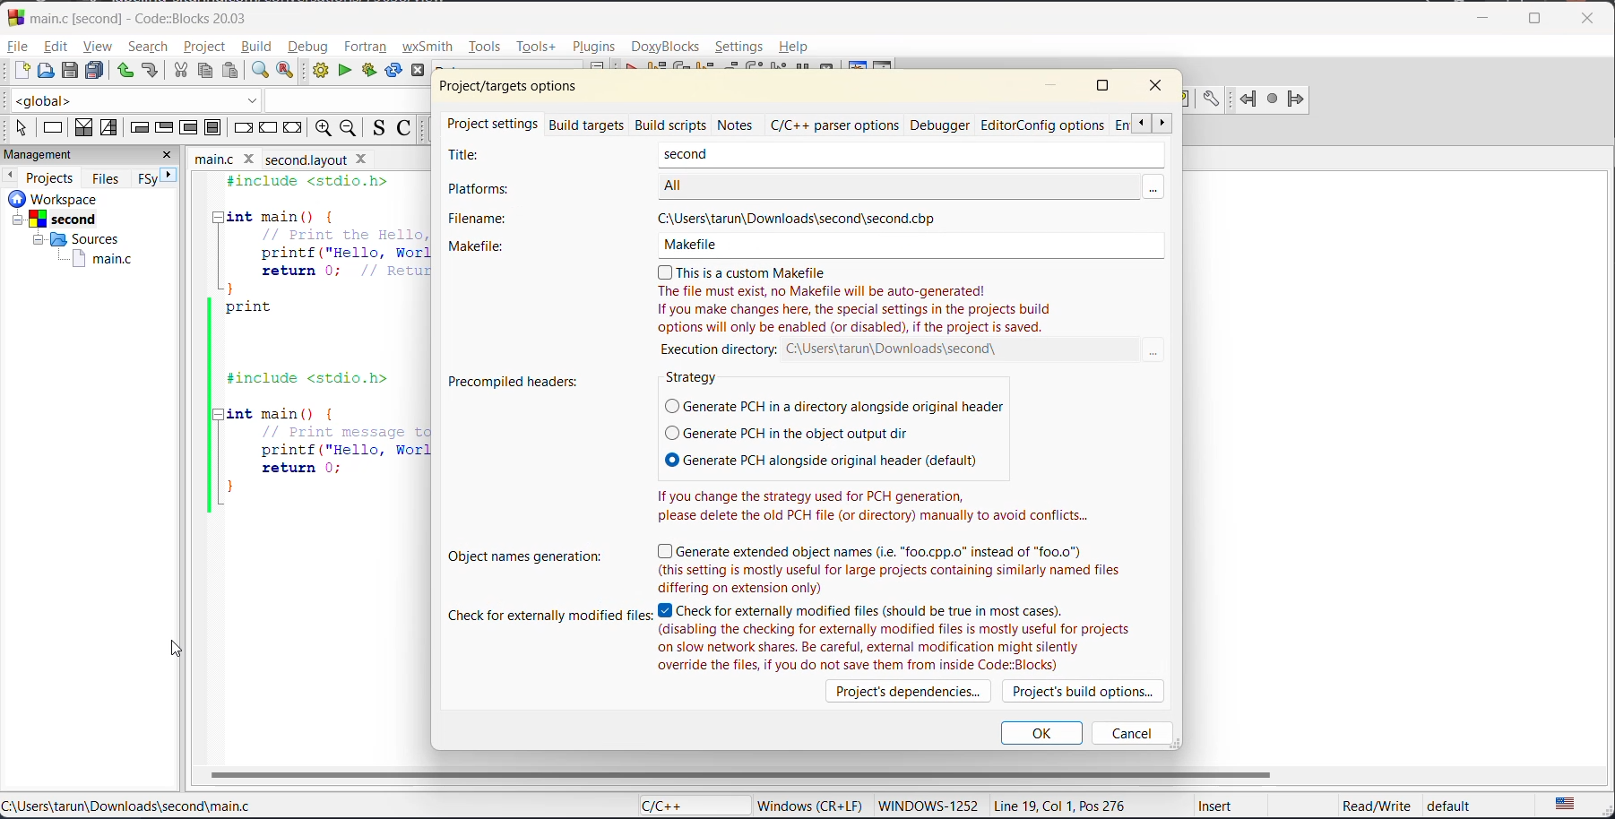 The height and width of the screenshot is (819, 1615). What do you see at coordinates (484, 48) in the screenshot?
I see `tools` at bounding box center [484, 48].